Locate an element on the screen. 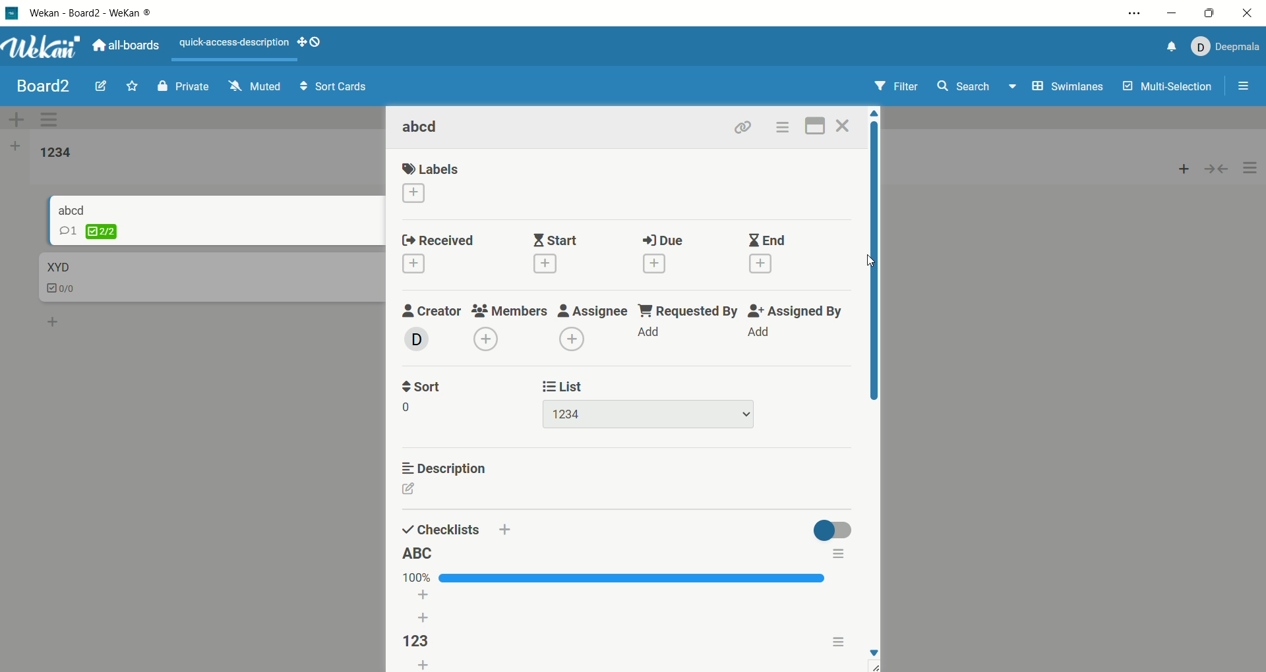 The image size is (1266, 672). add is located at coordinates (423, 664).